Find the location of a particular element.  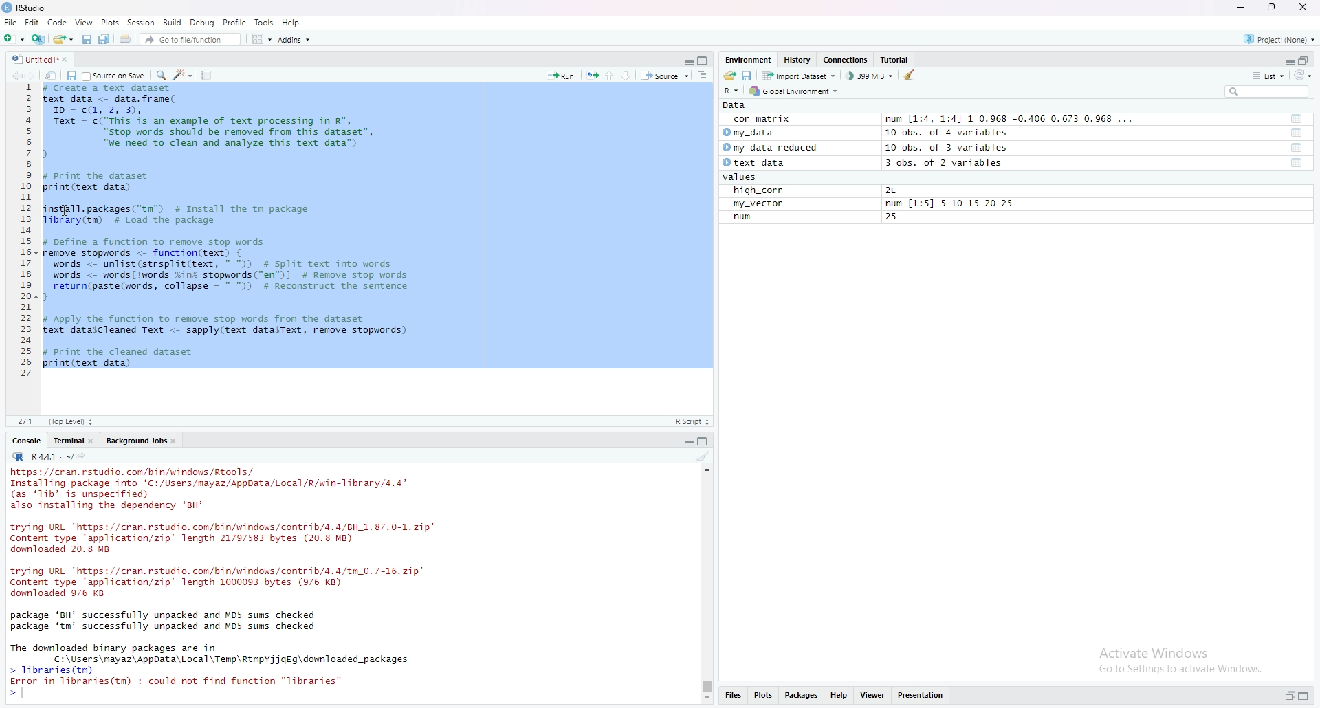

save workspace is located at coordinates (748, 76).